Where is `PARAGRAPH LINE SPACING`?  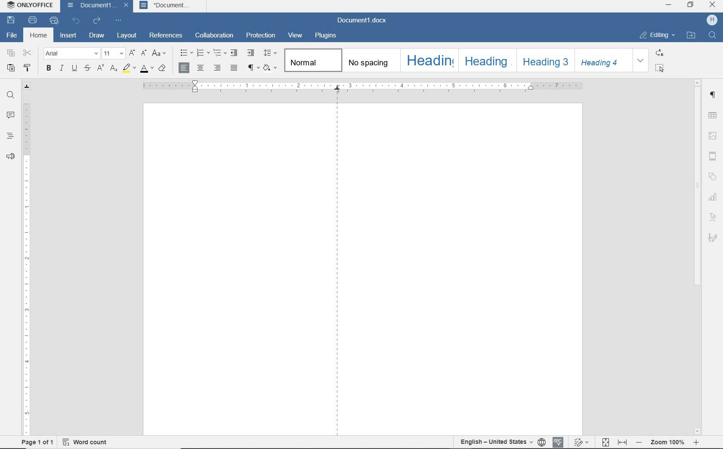
PARAGRAPH LINE SPACING is located at coordinates (270, 53).